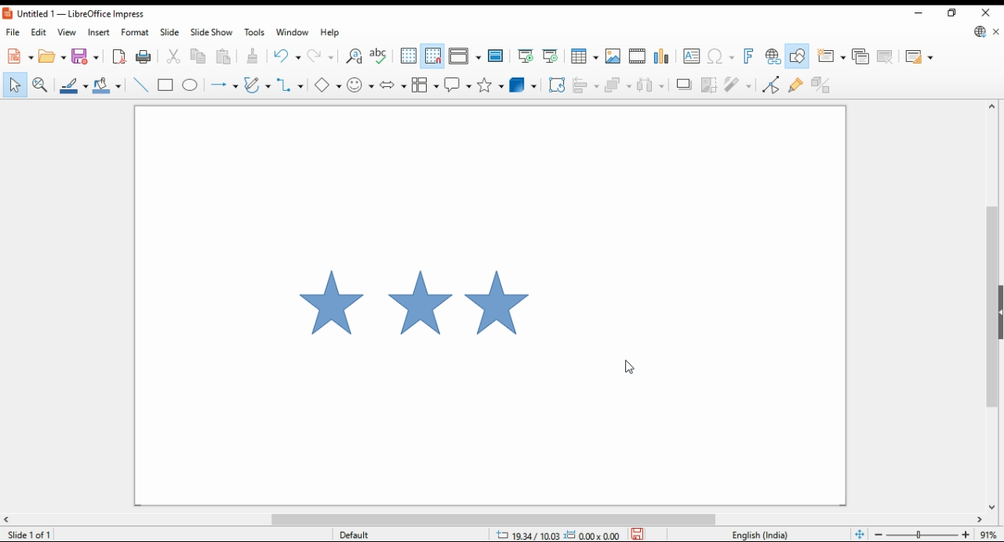 This screenshot has width=1004, height=542. Describe the element at coordinates (796, 56) in the screenshot. I see `show draw functions` at that location.